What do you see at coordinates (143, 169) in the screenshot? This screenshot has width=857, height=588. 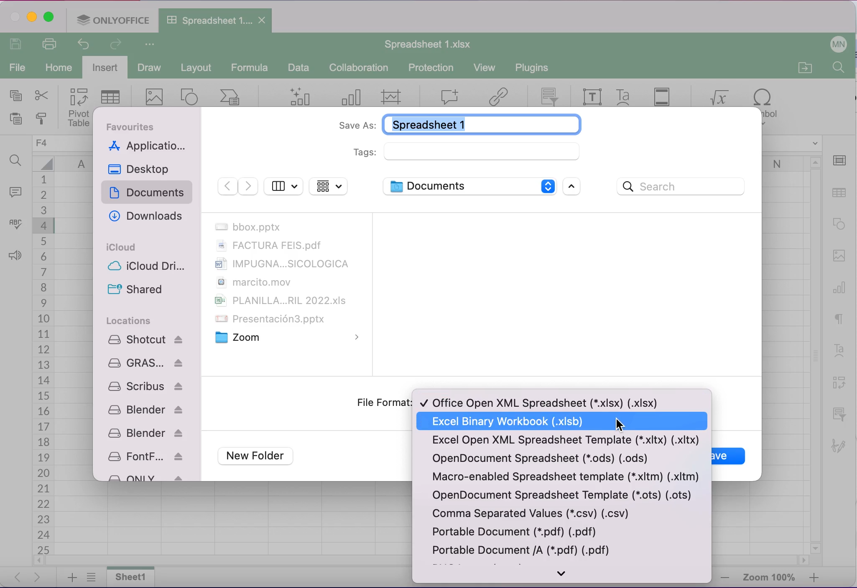 I see `desktop` at bounding box center [143, 169].